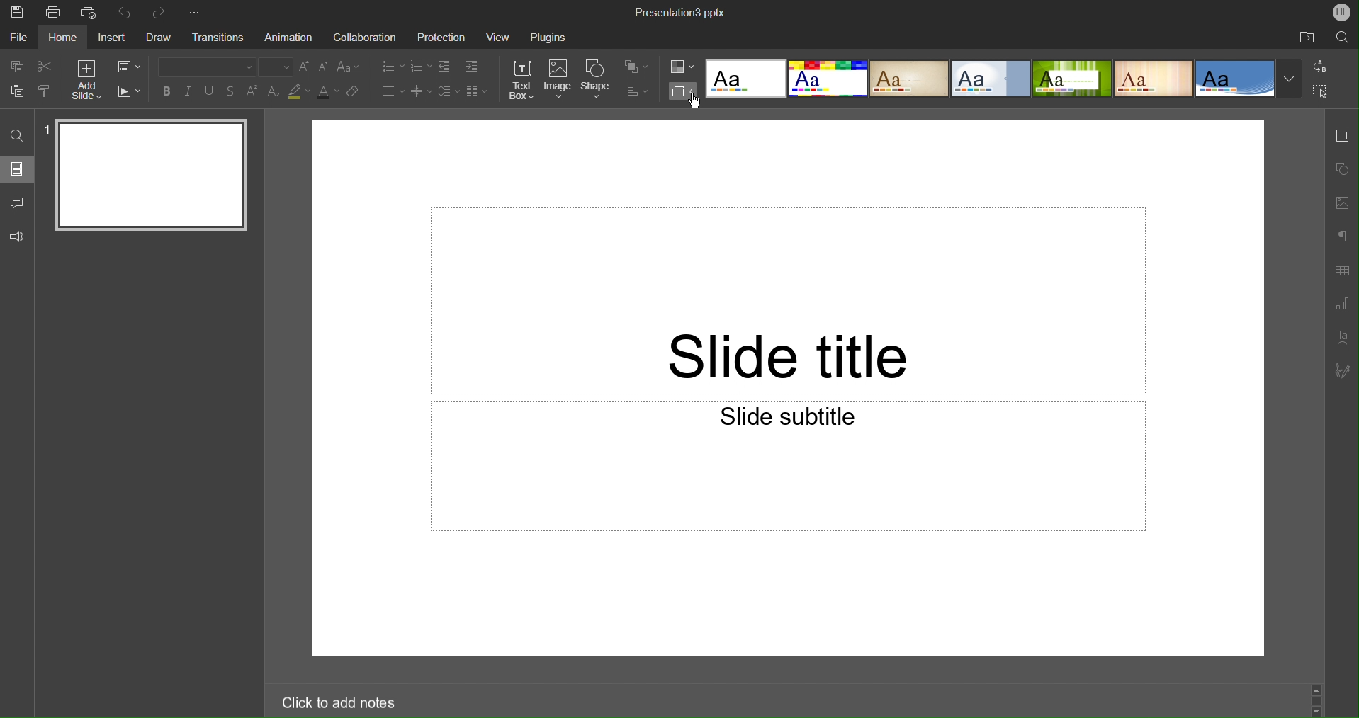 The width and height of the screenshot is (1359, 718). Describe the element at coordinates (211, 92) in the screenshot. I see `Underline` at that location.